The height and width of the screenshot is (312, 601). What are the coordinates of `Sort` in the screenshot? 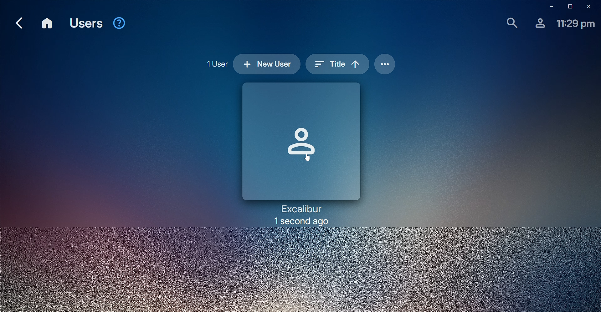 It's located at (337, 64).